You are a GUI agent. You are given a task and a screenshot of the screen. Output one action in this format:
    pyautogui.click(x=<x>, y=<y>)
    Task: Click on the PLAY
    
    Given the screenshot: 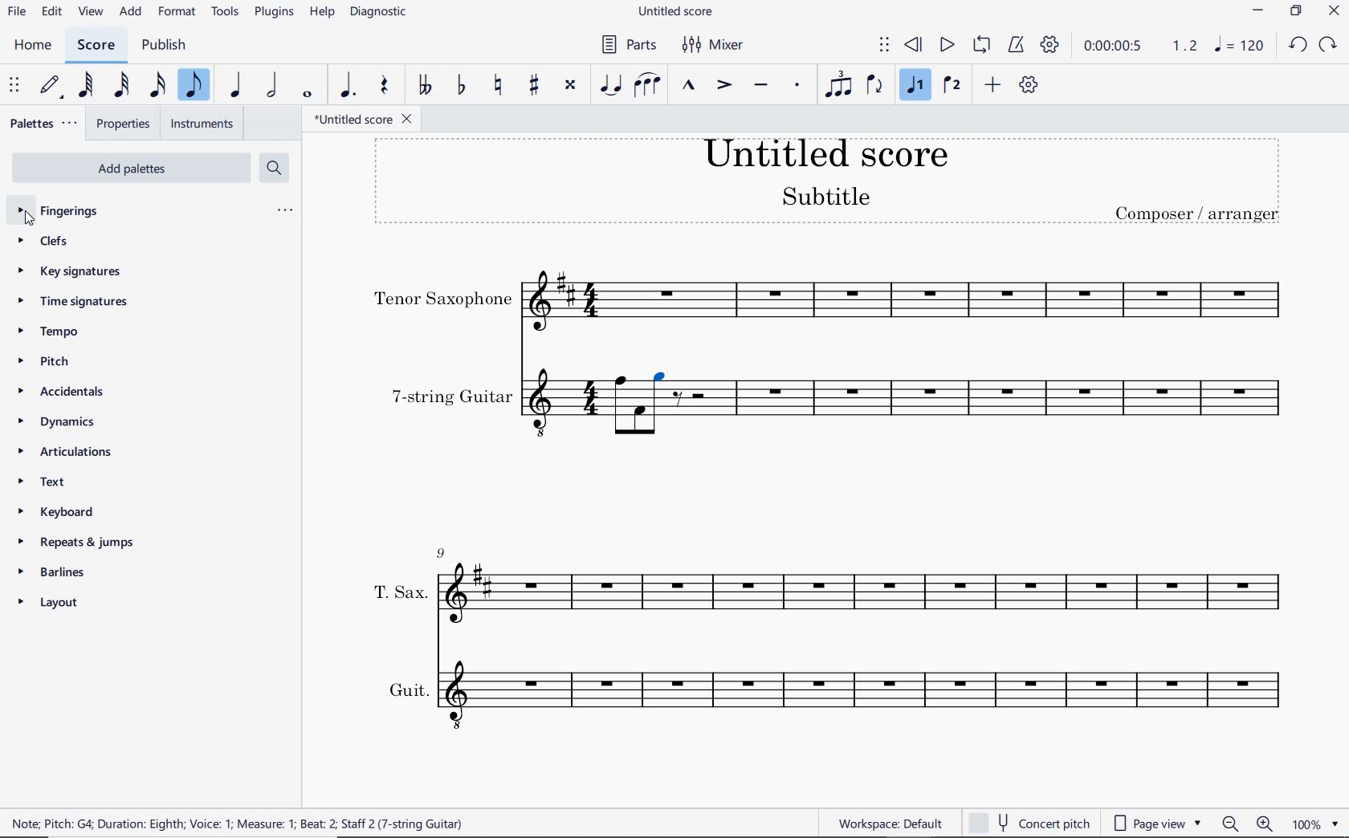 What is the action you would take?
    pyautogui.click(x=946, y=45)
    